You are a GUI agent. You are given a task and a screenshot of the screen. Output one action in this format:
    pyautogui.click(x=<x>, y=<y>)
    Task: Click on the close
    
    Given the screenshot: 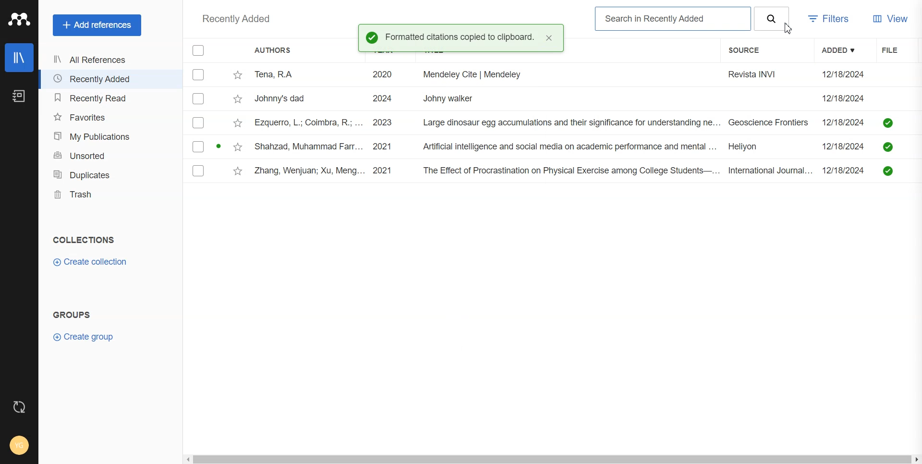 What is the action you would take?
    pyautogui.click(x=550, y=38)
    